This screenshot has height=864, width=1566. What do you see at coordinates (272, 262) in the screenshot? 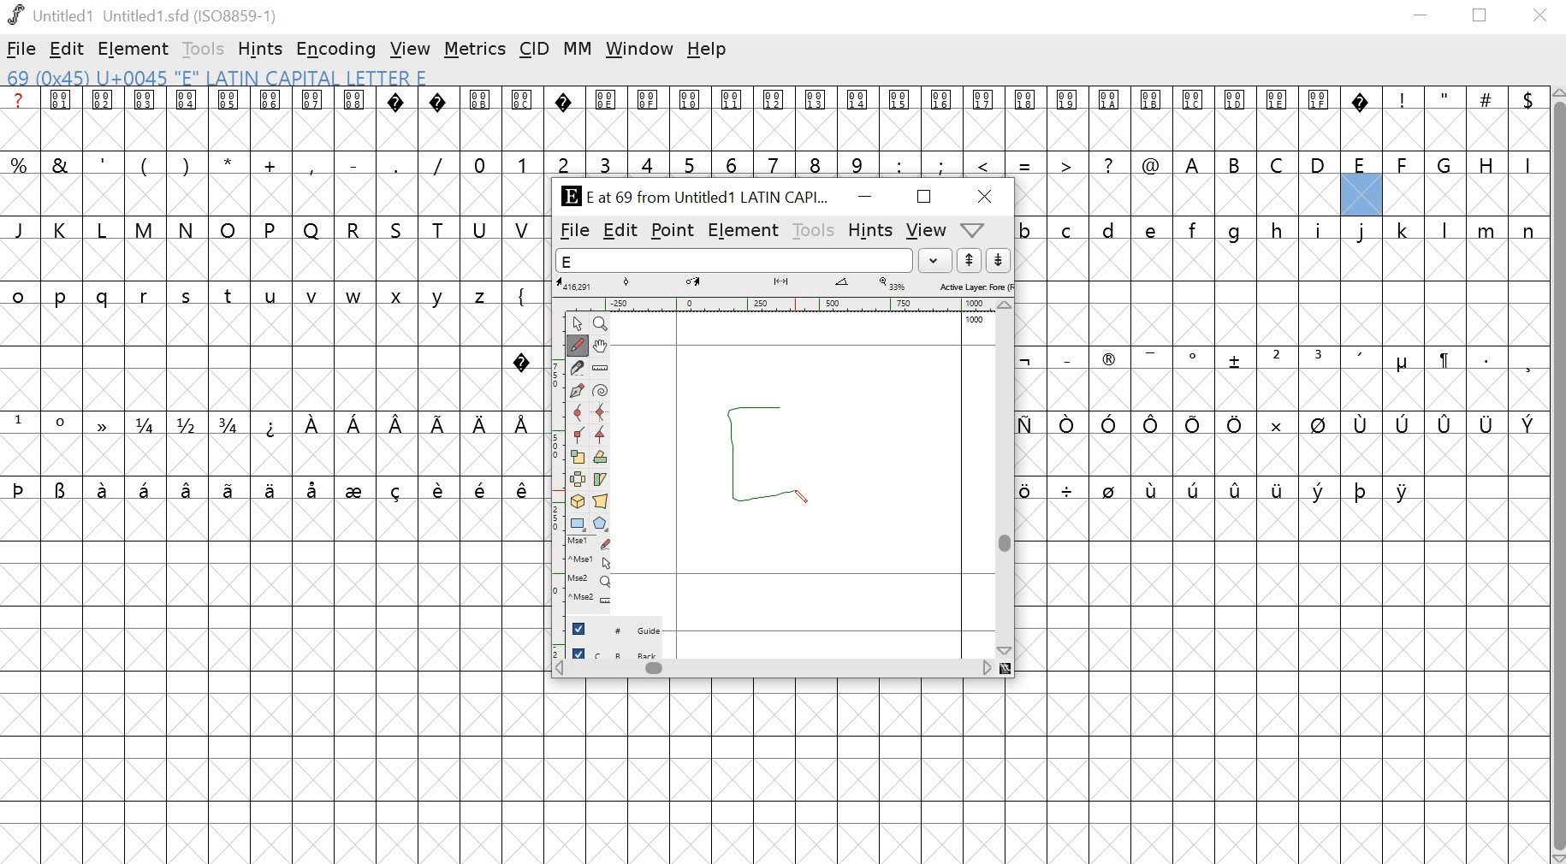
I see `empty cells` at bounding box center [272, 262].